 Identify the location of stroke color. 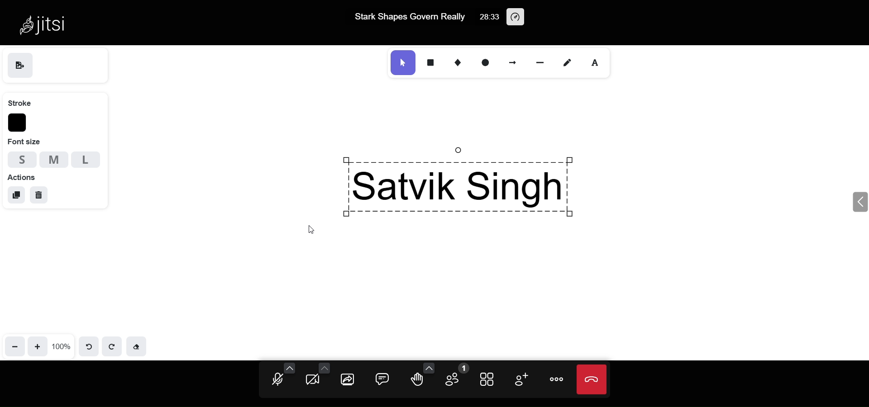
(18, 123).